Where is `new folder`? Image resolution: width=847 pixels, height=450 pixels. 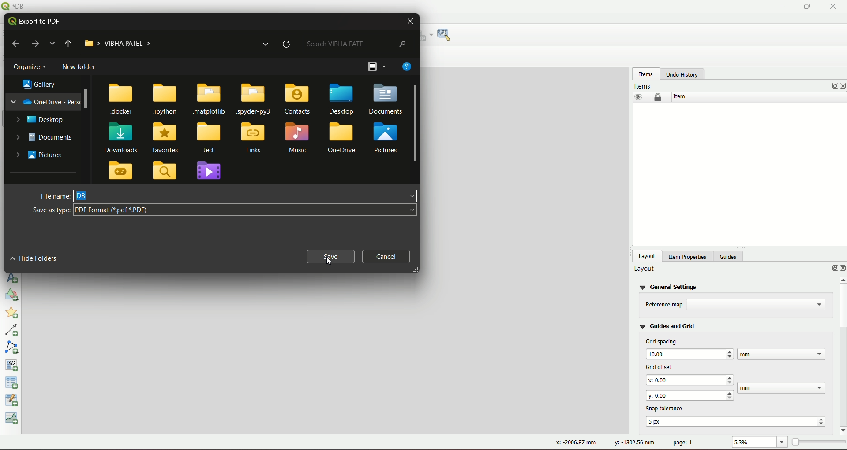
new folder is located at coordinates (78, 67).